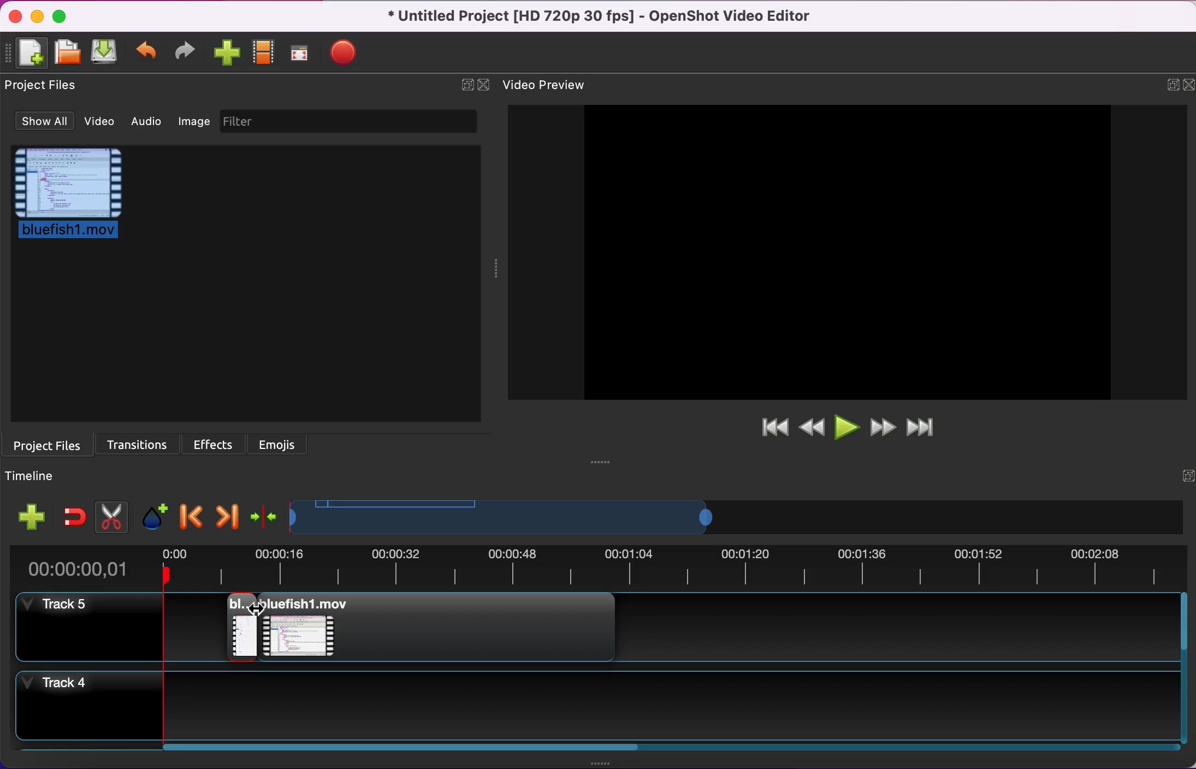  What do you see at coordinates (148, 124) in the screenshot?
I see `audio` at bounding box center [148, 124].